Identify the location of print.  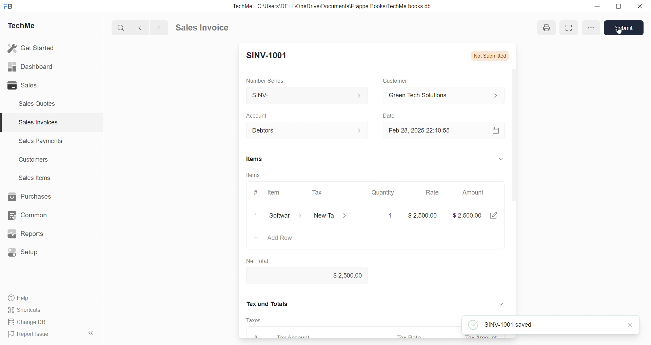
(546, 28).